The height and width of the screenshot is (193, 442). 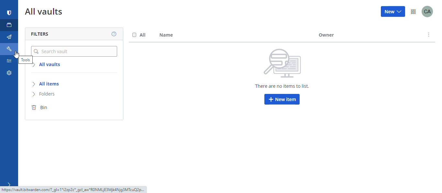 What do you see at coordinates (393, 12) in the screenshot?
I see `new` at bounding box center [393, 12].